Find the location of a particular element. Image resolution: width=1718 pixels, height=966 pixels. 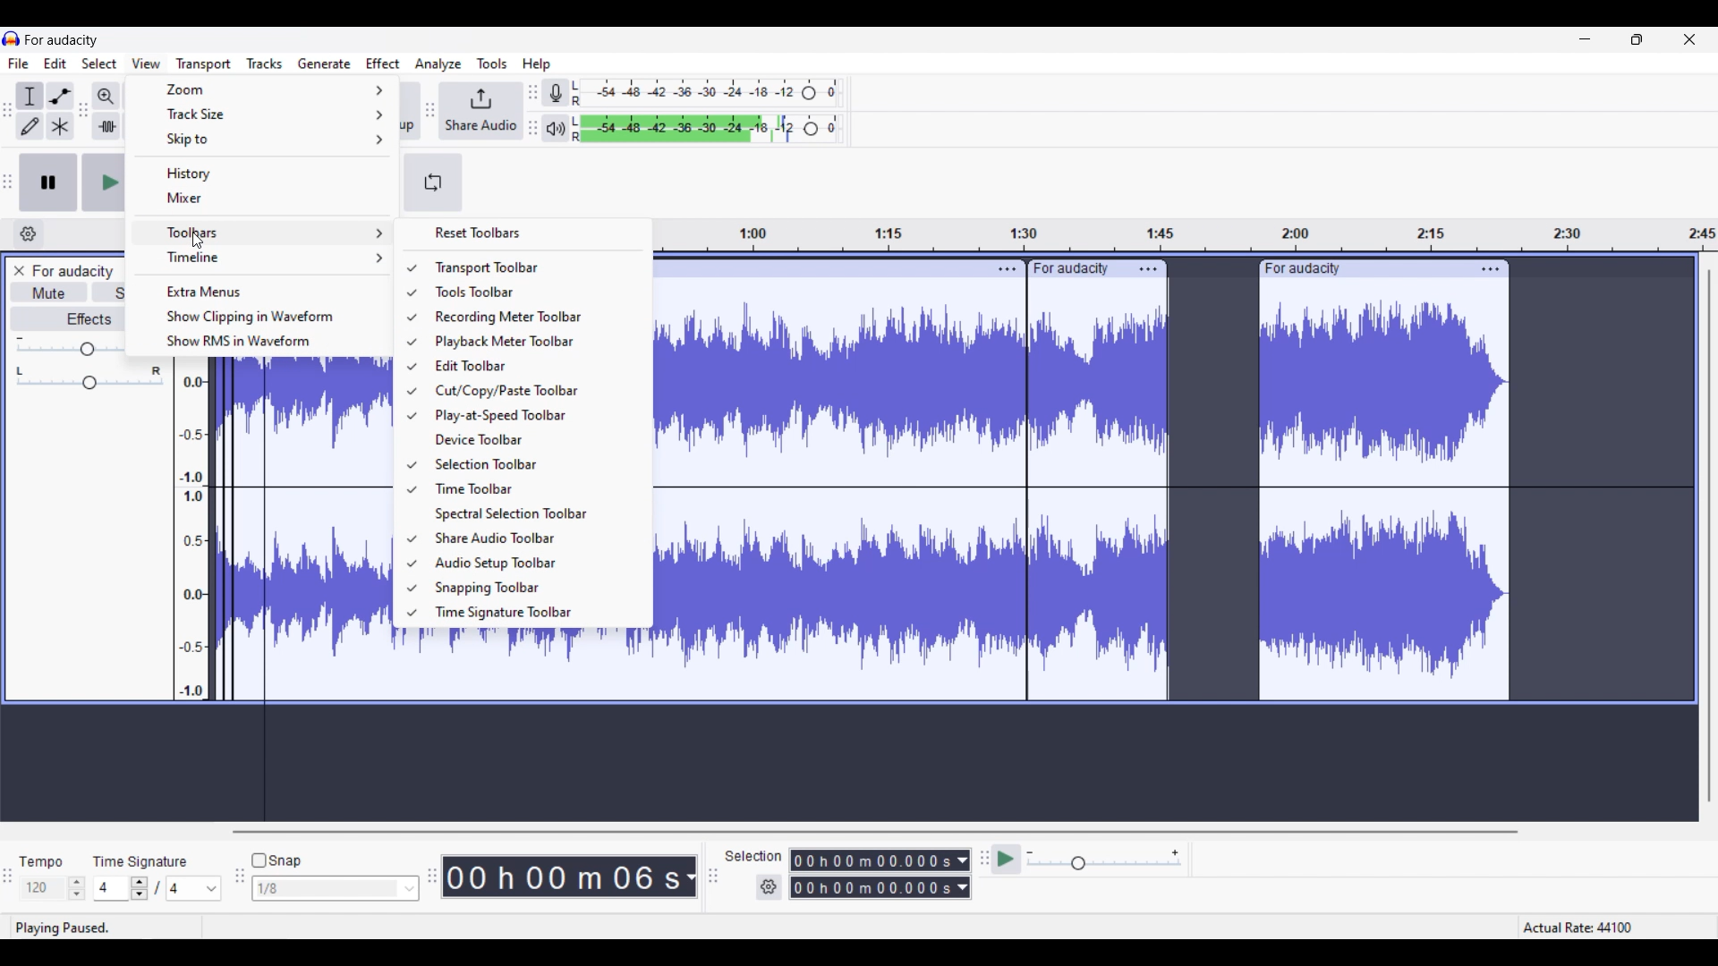

Selection duration is located at coordinates (872, 874).